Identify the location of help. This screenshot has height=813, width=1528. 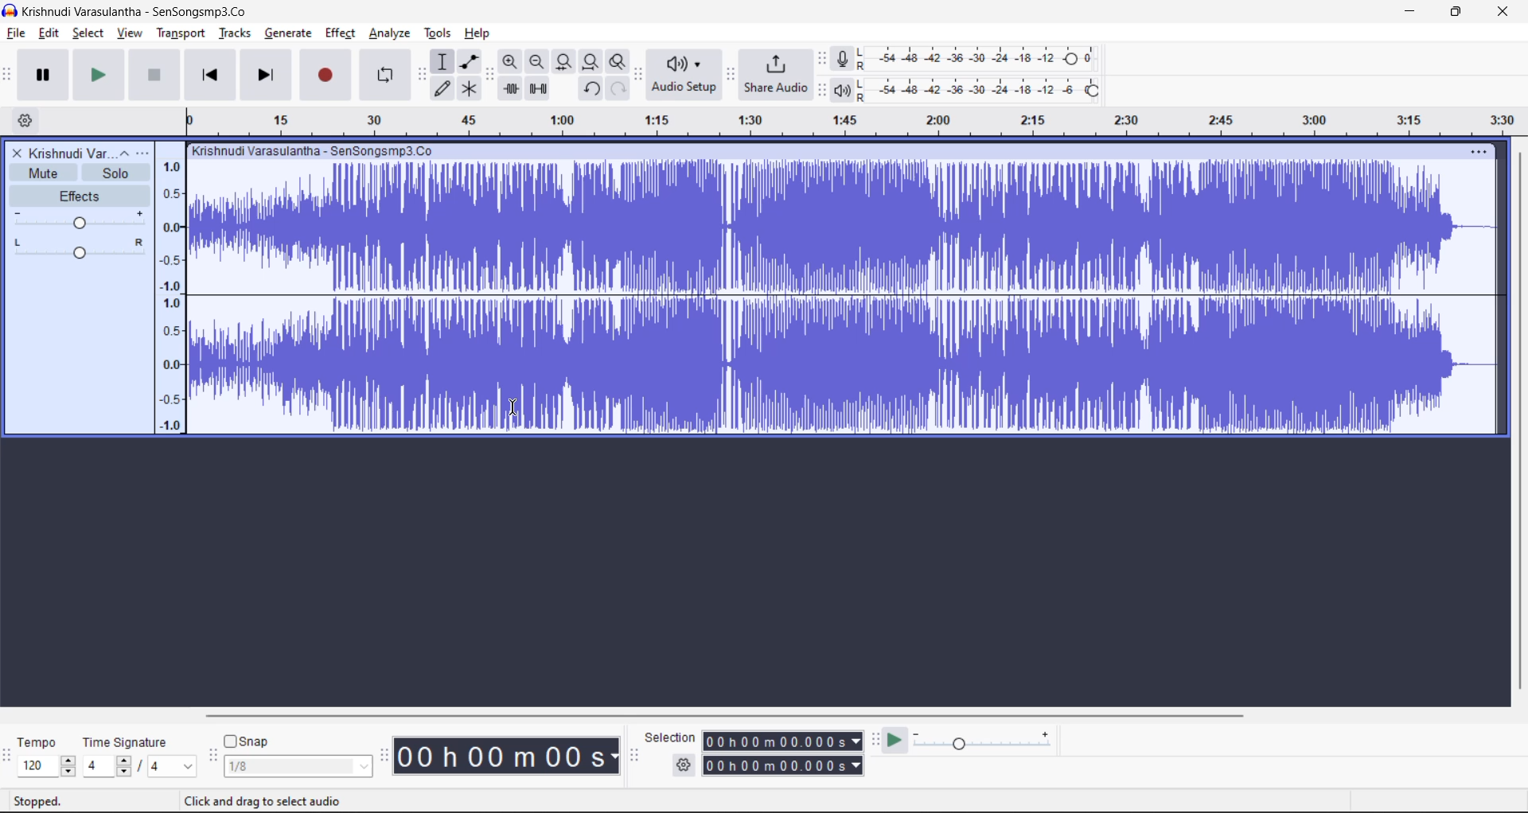
(478, 33).